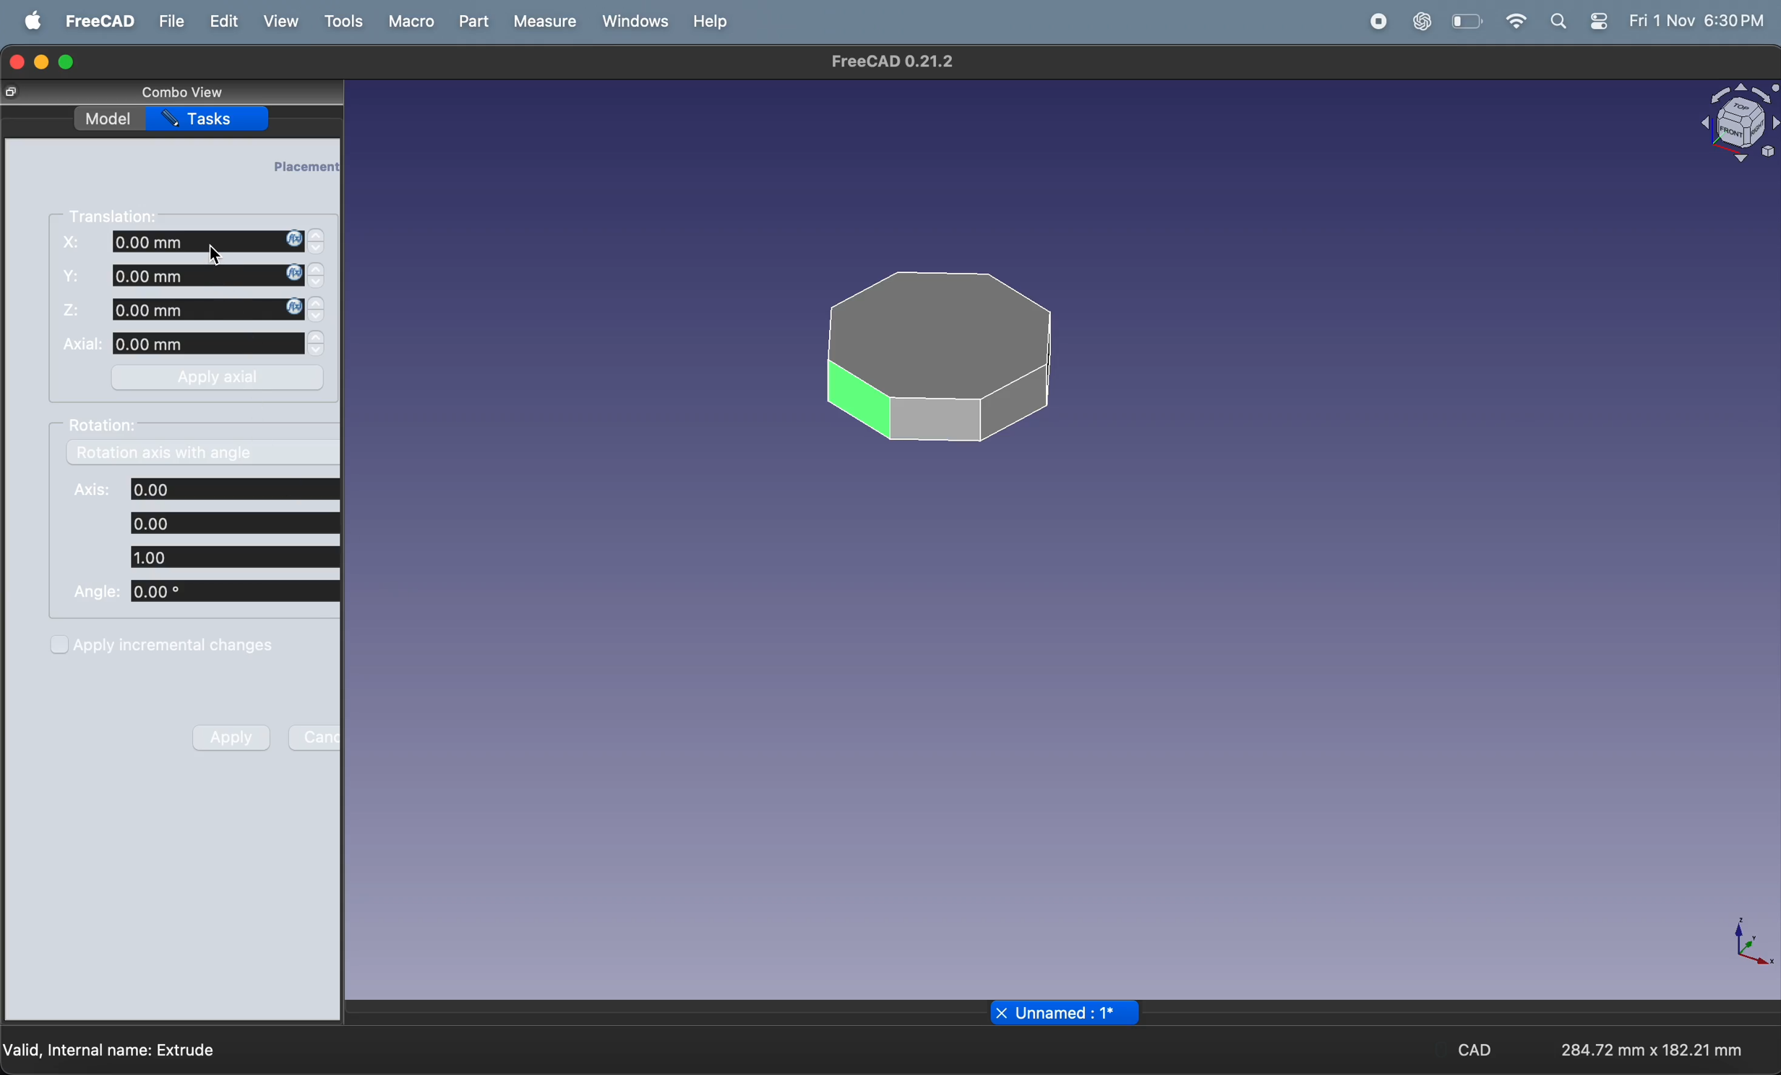 The height and width of the screenshot is (1075, 1781). What do you see at coordinates (108, 425) in the screenshot?
I see `Rotation:` at bounding box center [108, 425].